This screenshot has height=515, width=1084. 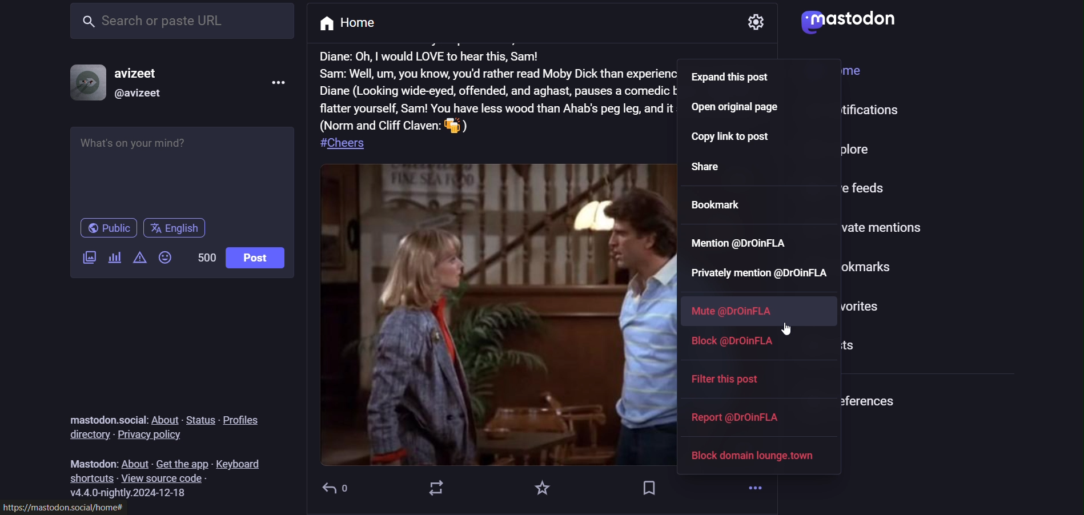 I want to click on expand the post, so click(x=739, y=79).